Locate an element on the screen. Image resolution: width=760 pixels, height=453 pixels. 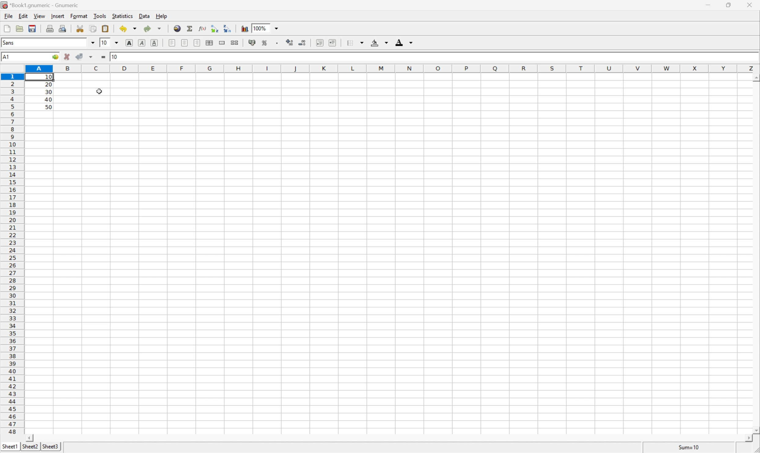
Scroll down is located at coordinates (755, 430).